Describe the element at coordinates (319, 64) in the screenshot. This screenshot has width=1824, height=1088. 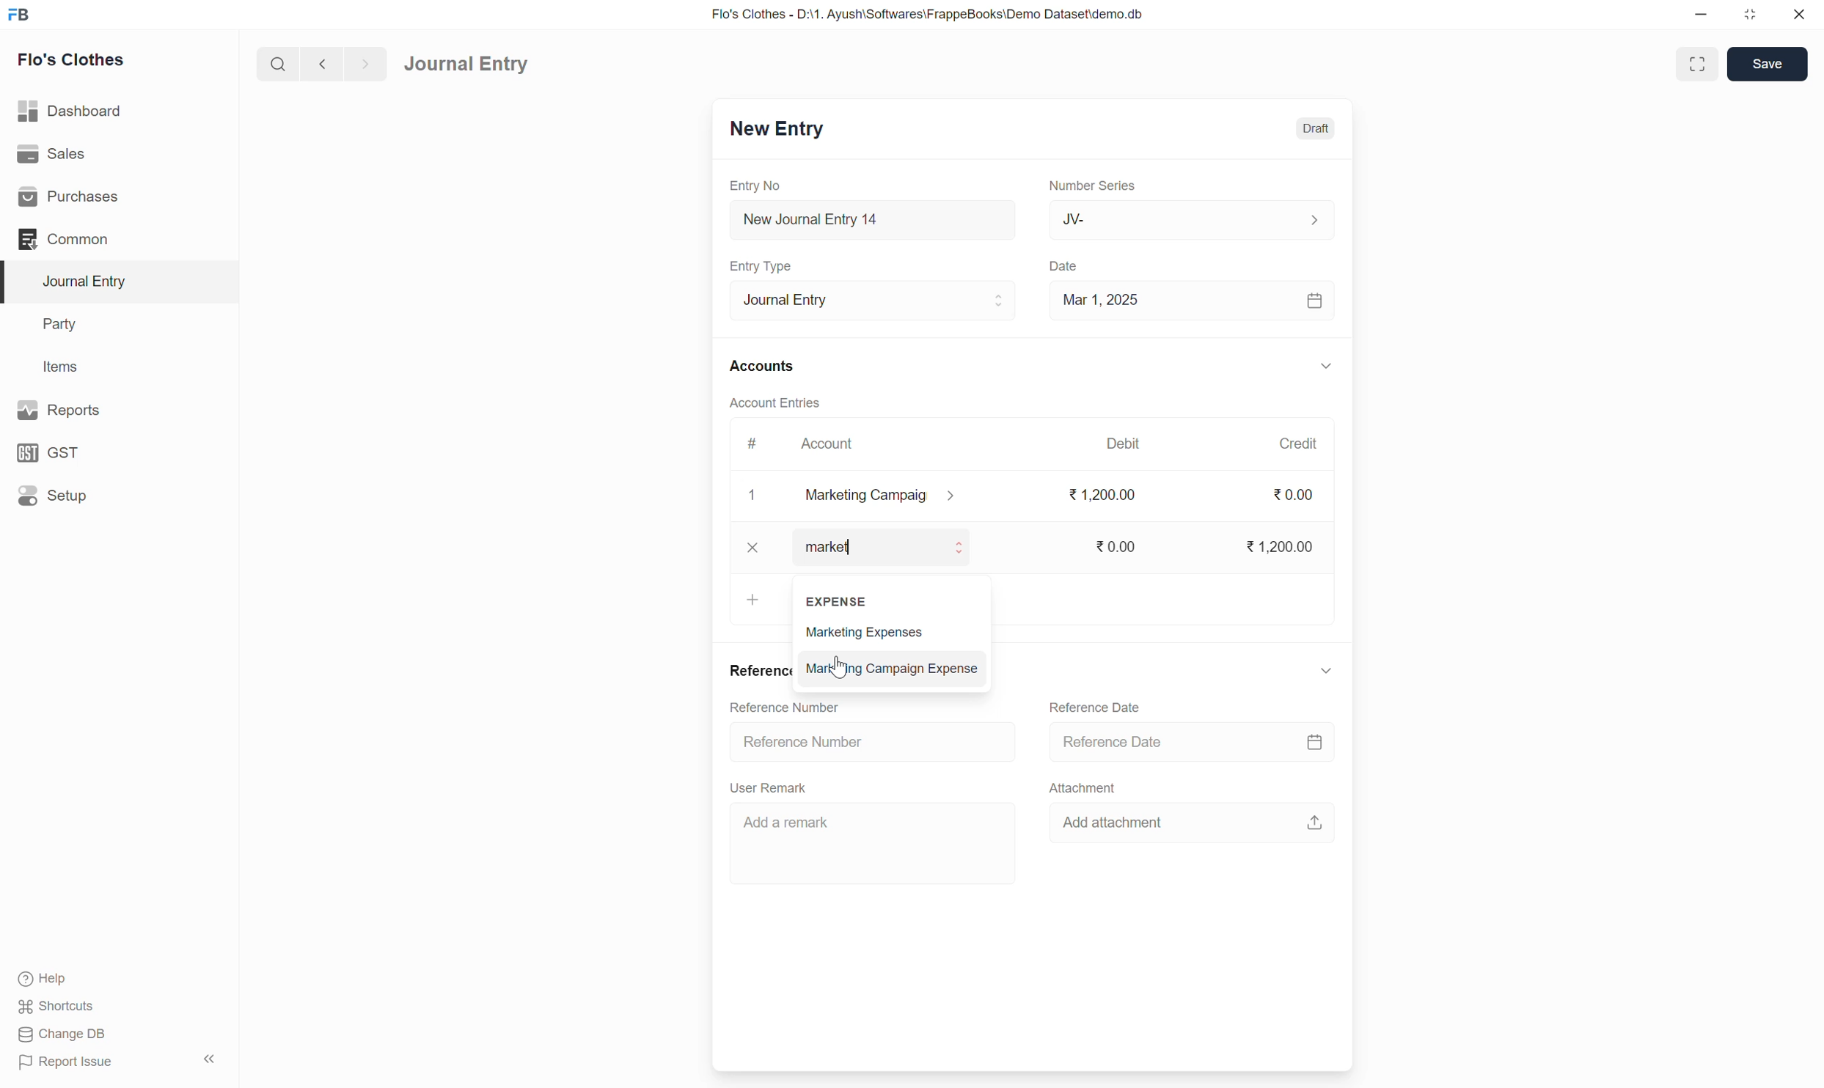
I see `back` at that location.